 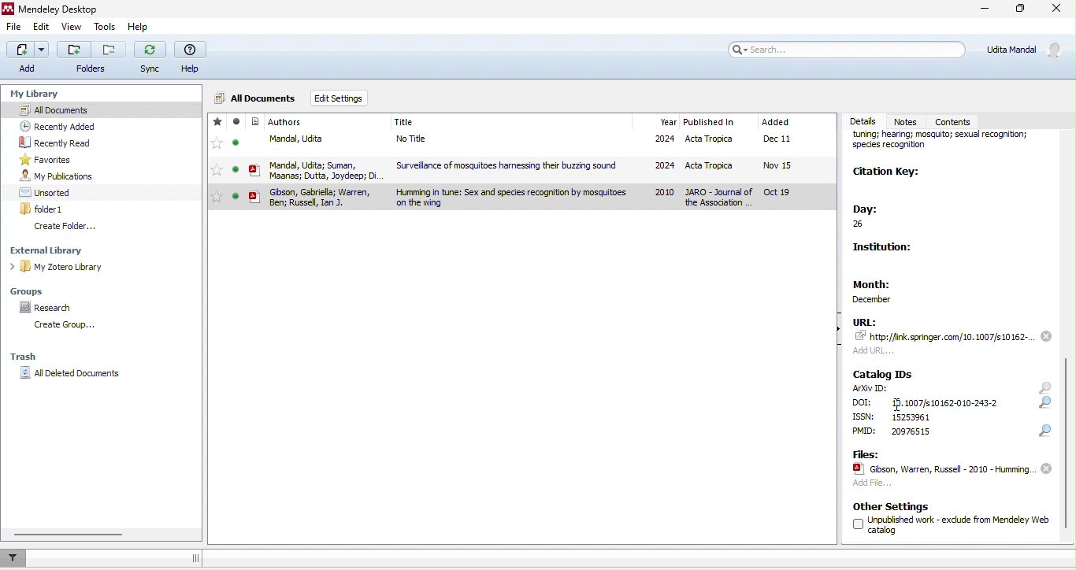 I want to click on journal name, so click(x=948, y=145).